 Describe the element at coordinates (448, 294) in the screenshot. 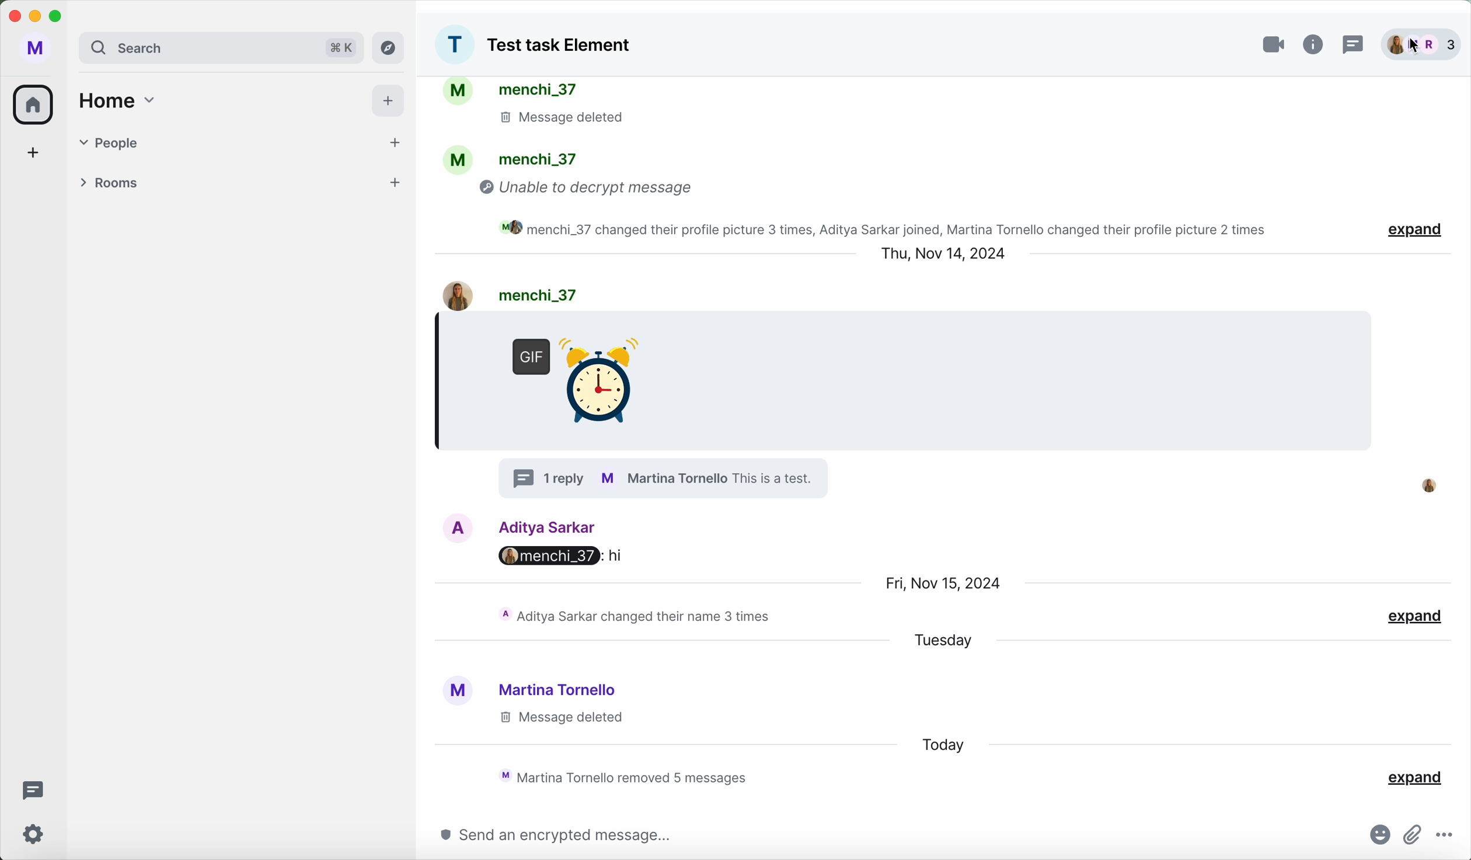

I see `image profile` at that location.